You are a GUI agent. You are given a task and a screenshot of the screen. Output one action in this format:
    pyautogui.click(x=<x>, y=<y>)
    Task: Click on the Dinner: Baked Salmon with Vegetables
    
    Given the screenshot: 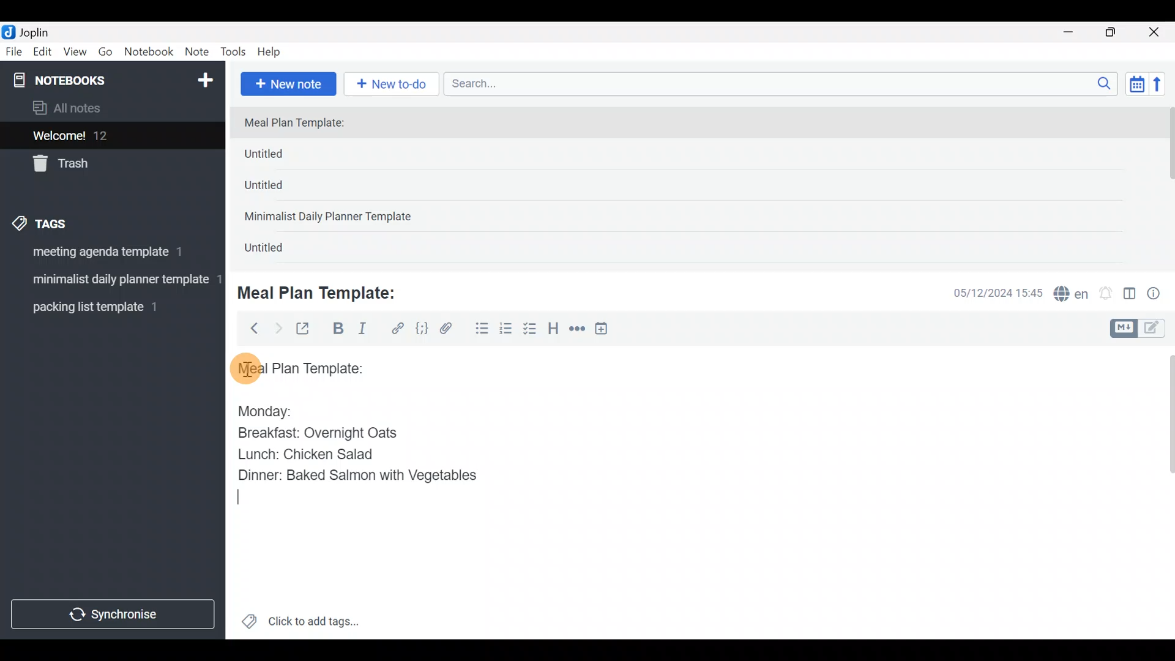 What is the action you would take?
    pyautogui.click(x=354, y=474)
    